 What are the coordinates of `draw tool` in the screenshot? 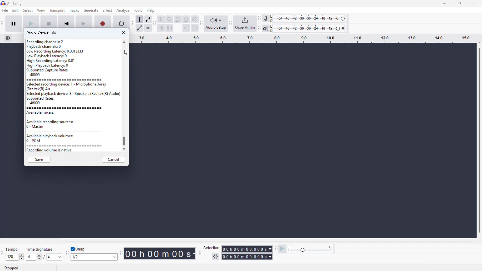 It's located at (140, 28).